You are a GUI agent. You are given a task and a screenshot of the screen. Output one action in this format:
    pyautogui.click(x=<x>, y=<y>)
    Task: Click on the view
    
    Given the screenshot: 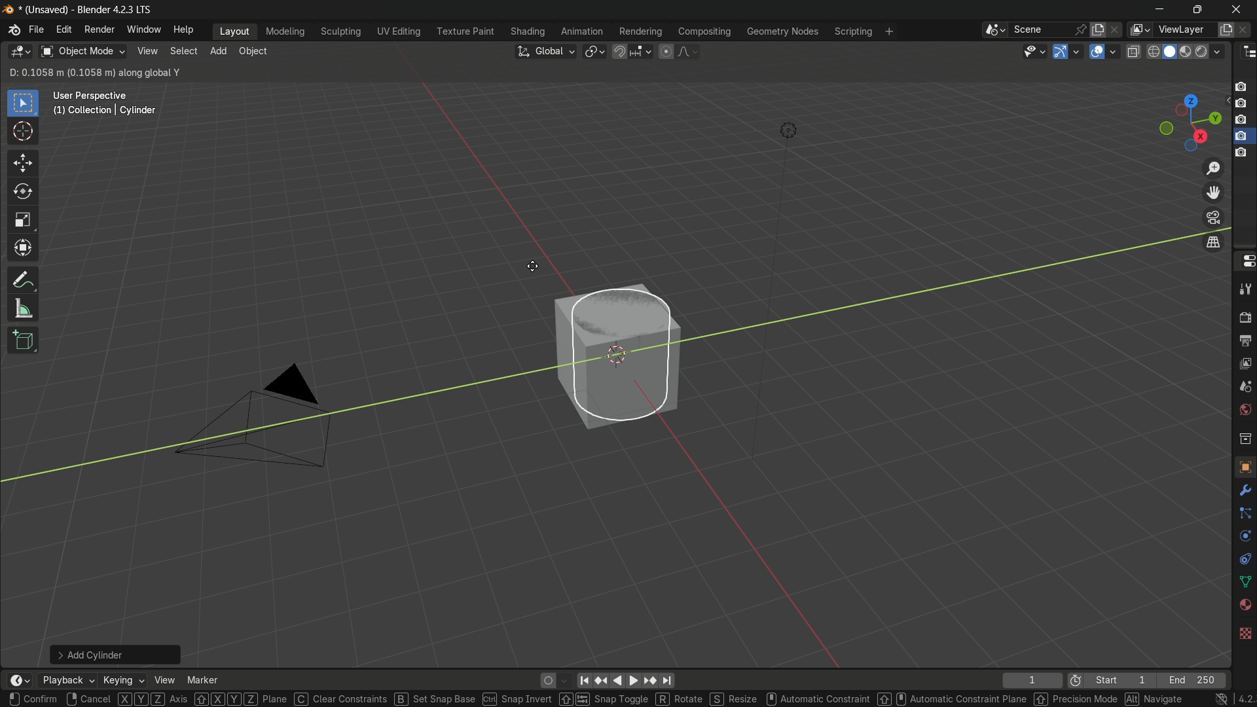 What is the action you would take?
    pyautogui.click(x=162, y=680)
    